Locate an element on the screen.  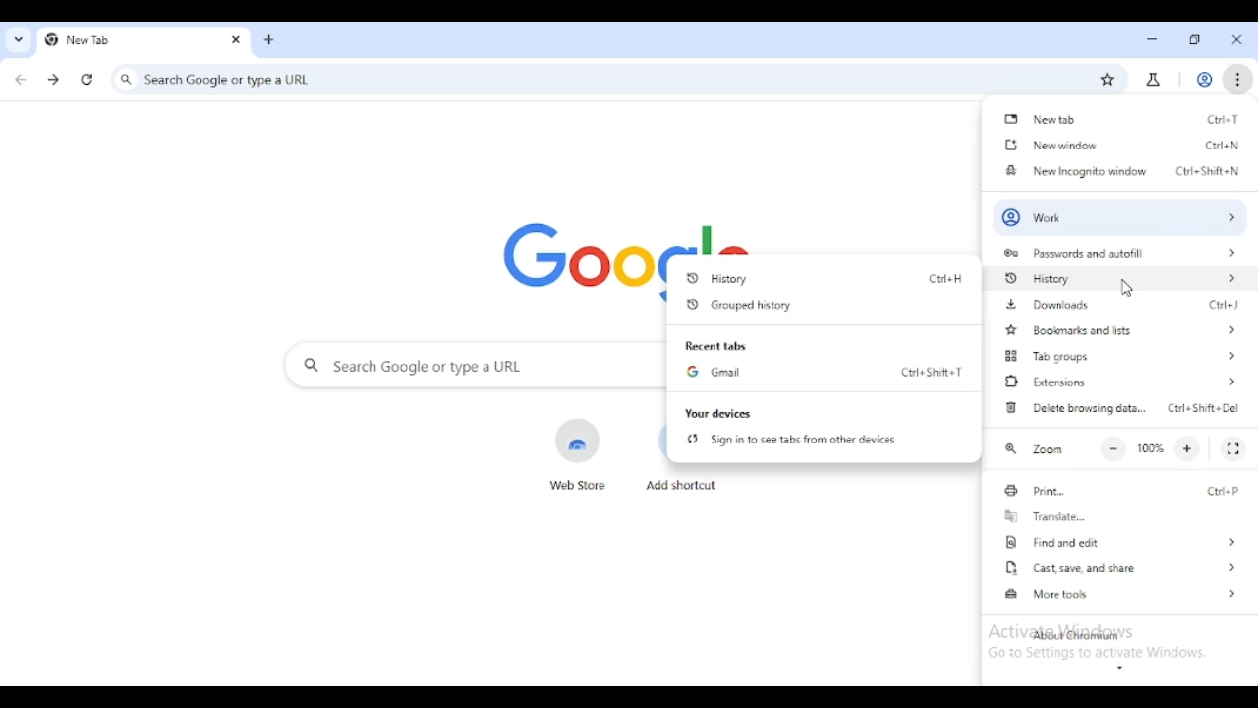
history is located at coordinates (1117, 278).